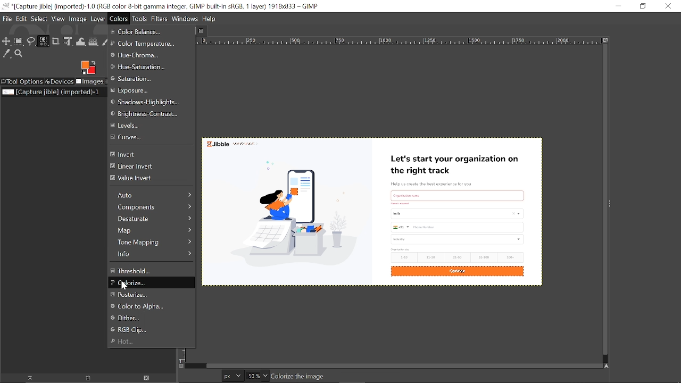 Image resolution: width=681 pixels, height=383 pixels. What do you see at coordinates (252, 376) in the screenshot?
I see `Current zoom` at bounding box center [252, 376].